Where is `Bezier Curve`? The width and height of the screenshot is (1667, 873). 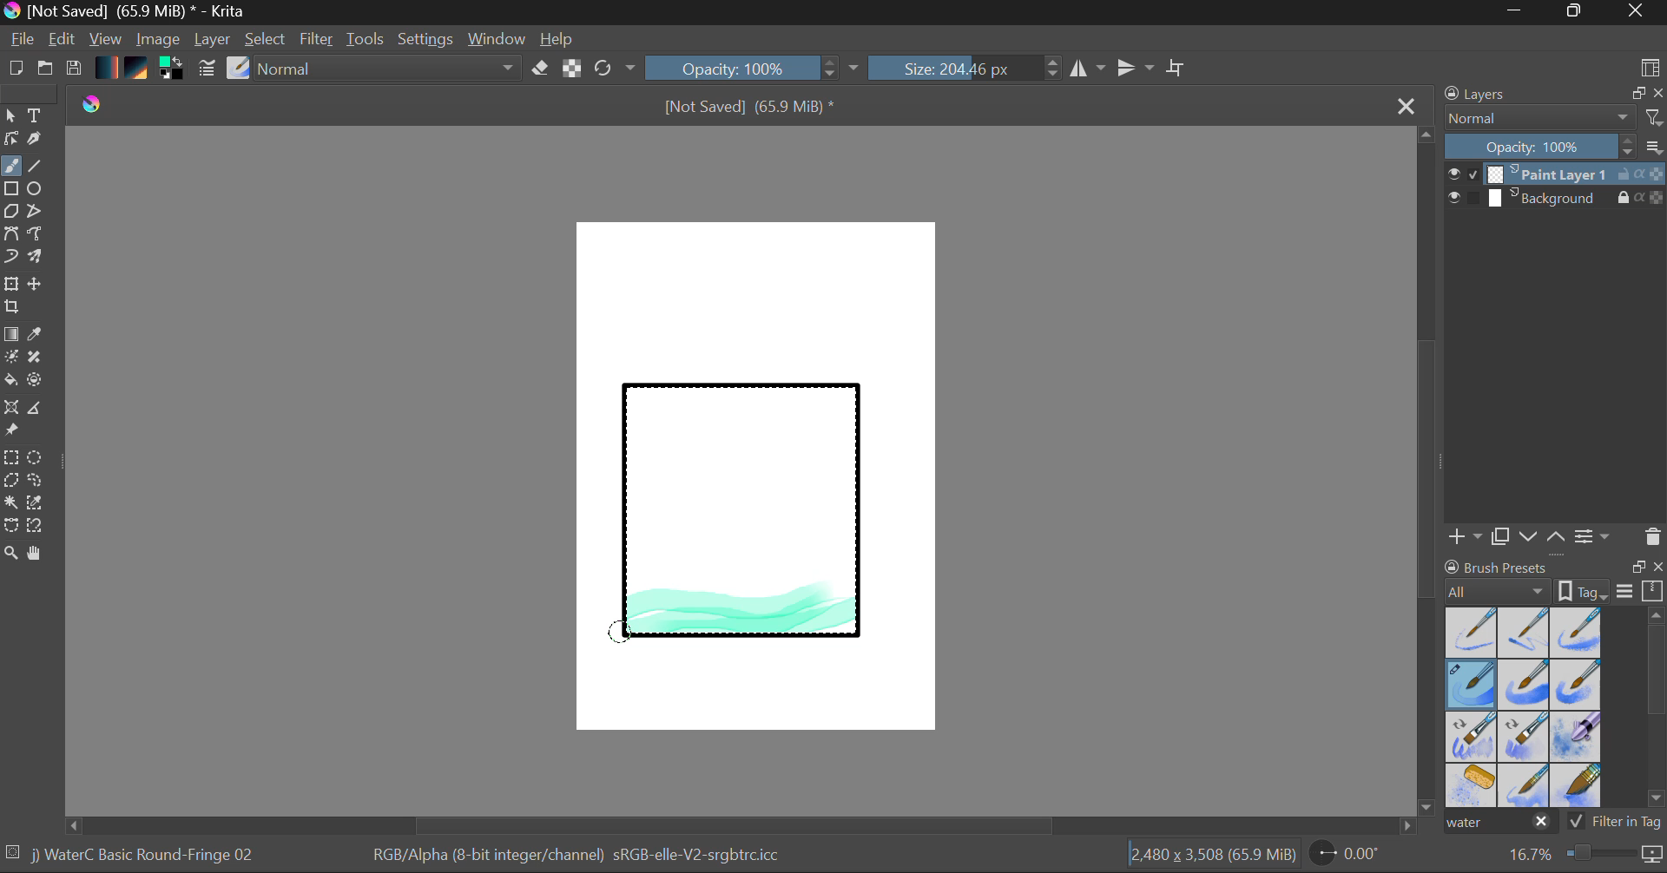
Bezier Curve is located at coordinates (10, 234).